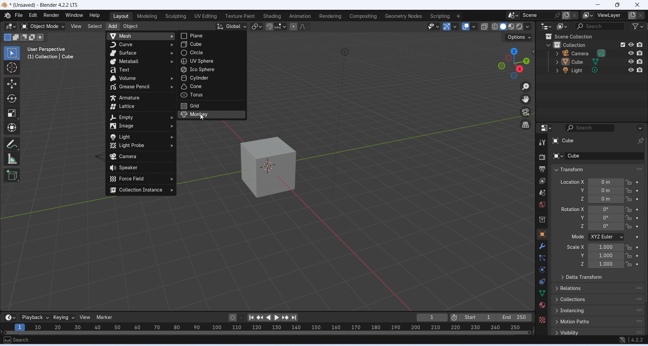 This screenshot has height=346, width=648. Describe the element at coordinates (465, 26) in the screenshot. I see `show overlay` at that location.